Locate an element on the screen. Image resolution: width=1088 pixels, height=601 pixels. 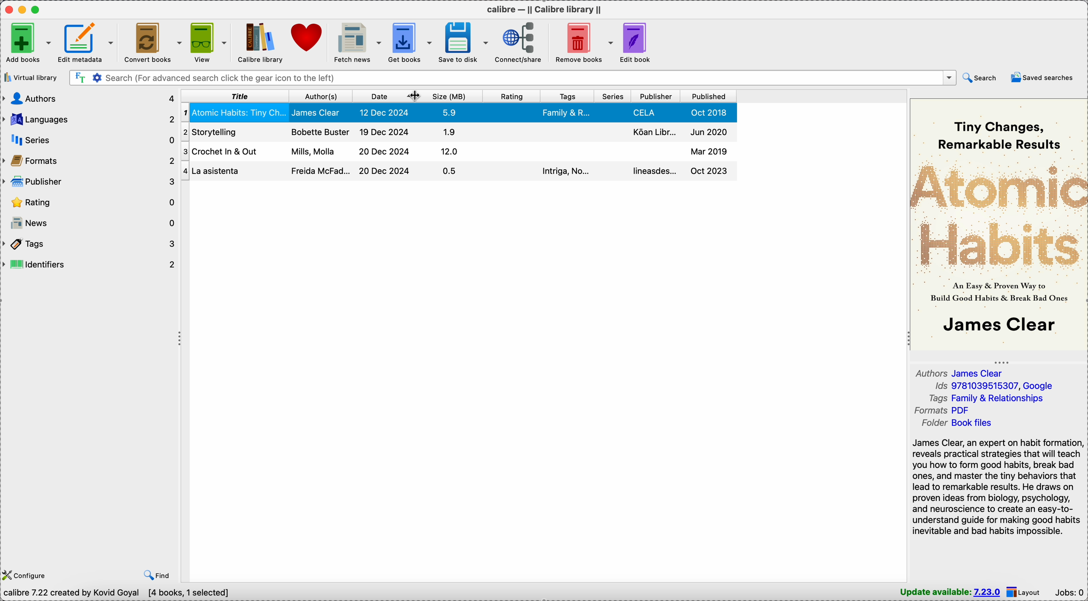
authors is located at coordinates (89, 99).